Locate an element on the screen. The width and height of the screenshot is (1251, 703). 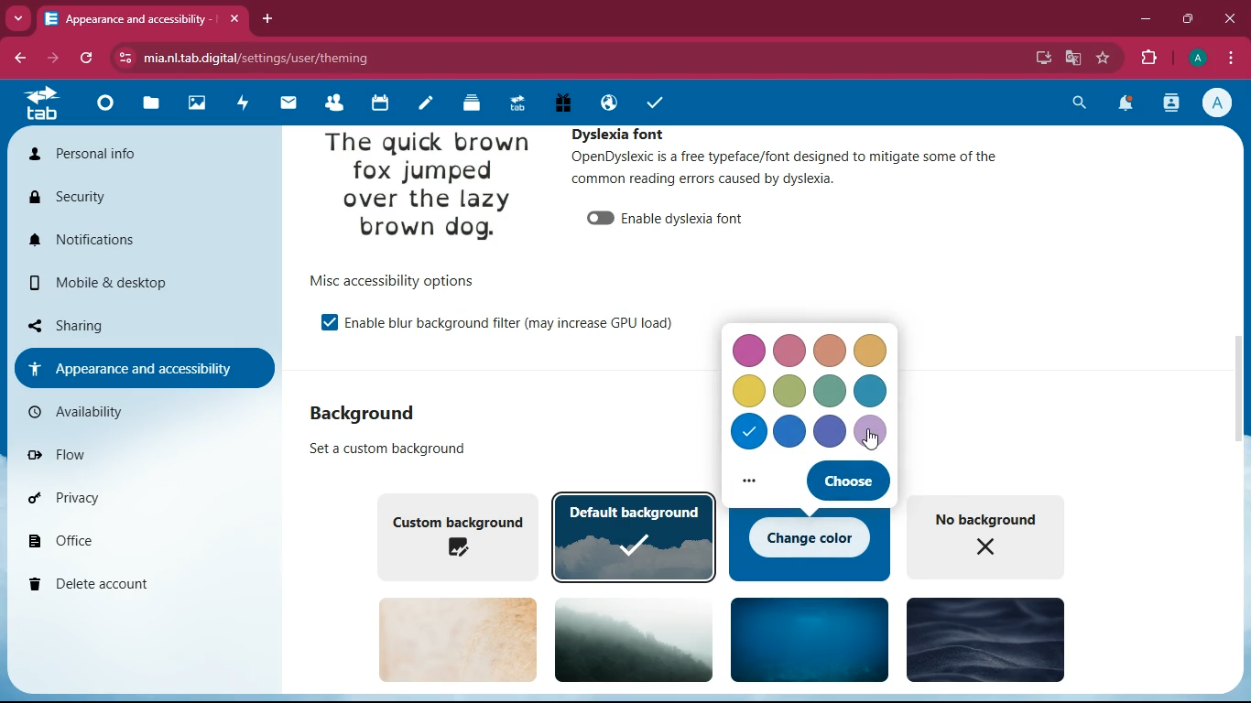
personal info is located at coordinates (117, 154).